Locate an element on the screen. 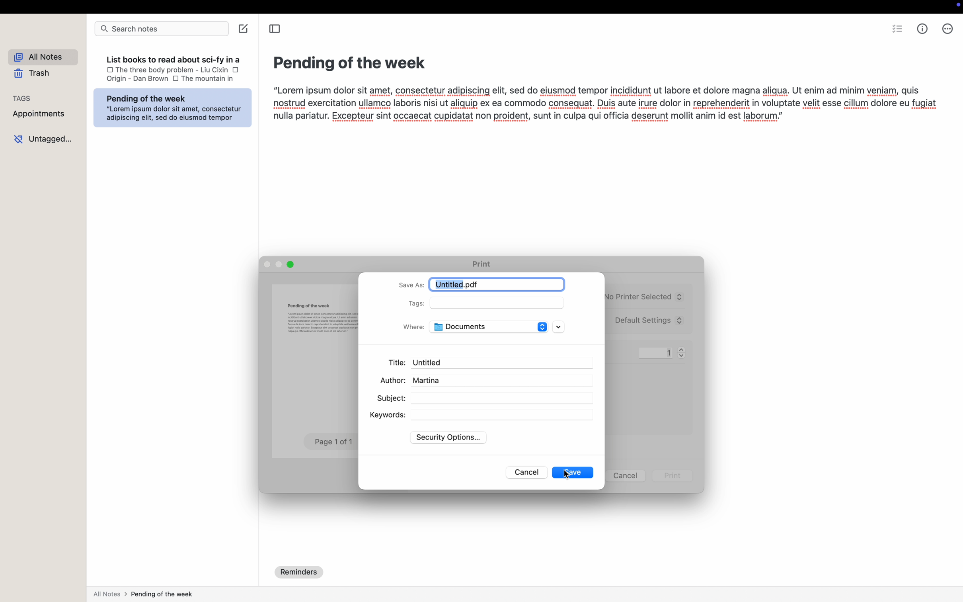  Pending of the week

BE a pr——
cite ors drs og ca Lr an
notot rctaton aes sar et ho oc o8 8
his te or tn pratanr spate vt tn
Rout petes: Eceps ocak MMR
ln ul tt esr ml ne 1 ot hou’ is located at coordinates (313, 319).